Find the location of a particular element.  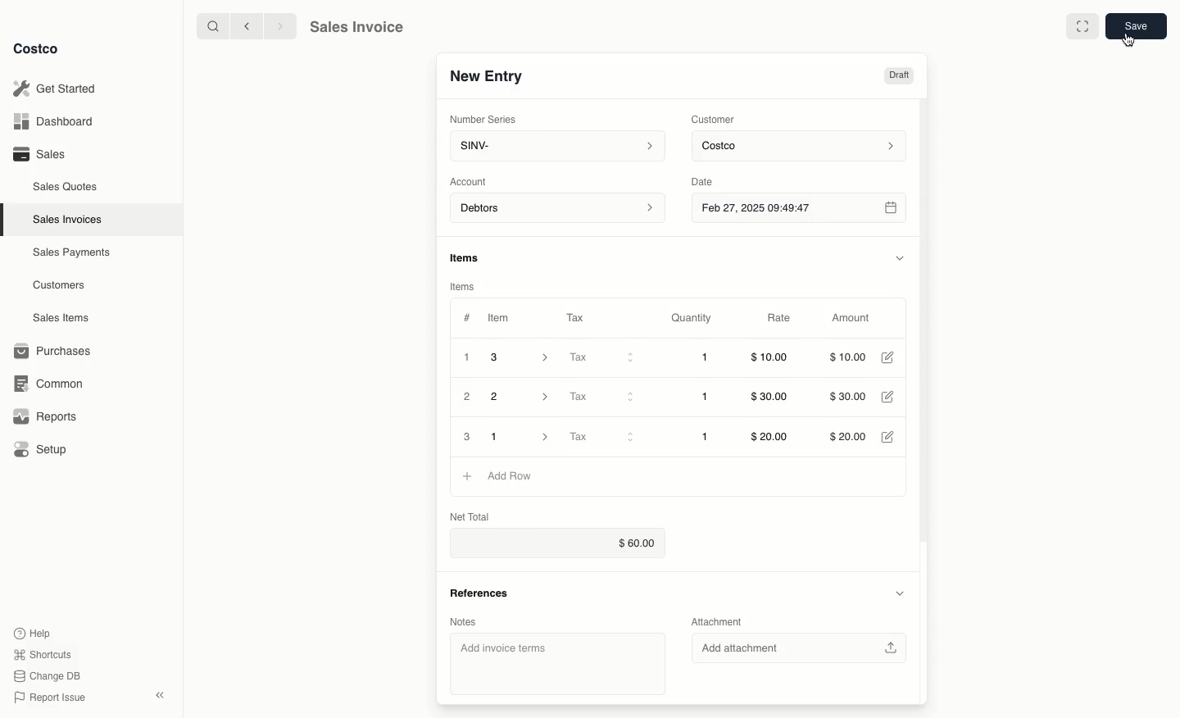

Full width toggle is located at coordinates (1082, 26).